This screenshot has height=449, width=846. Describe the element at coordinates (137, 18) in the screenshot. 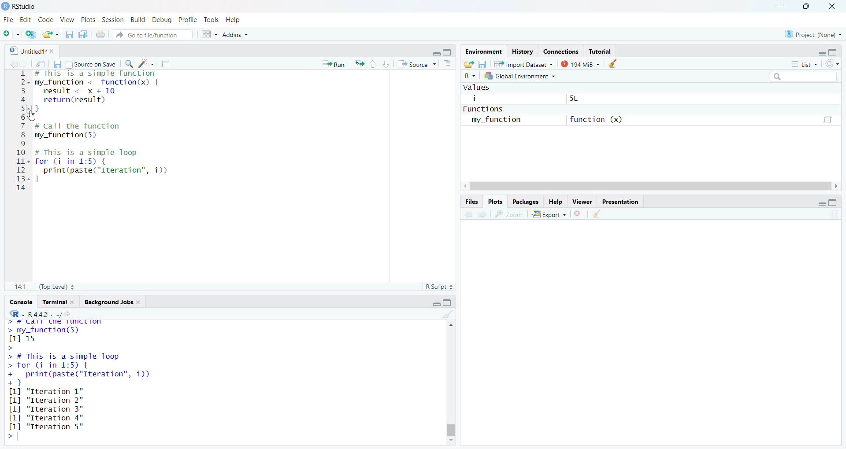

I see `build` at that location.